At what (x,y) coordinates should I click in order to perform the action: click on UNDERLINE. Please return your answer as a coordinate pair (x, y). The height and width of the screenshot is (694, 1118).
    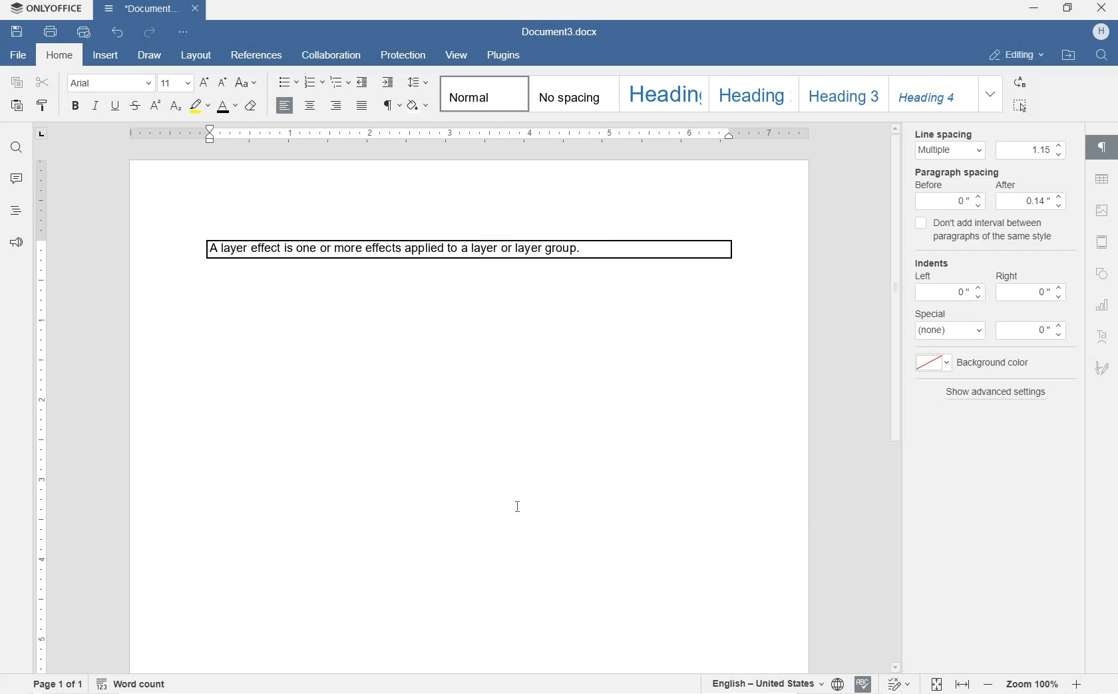
    Looking at the image, I should click on (117, 106).